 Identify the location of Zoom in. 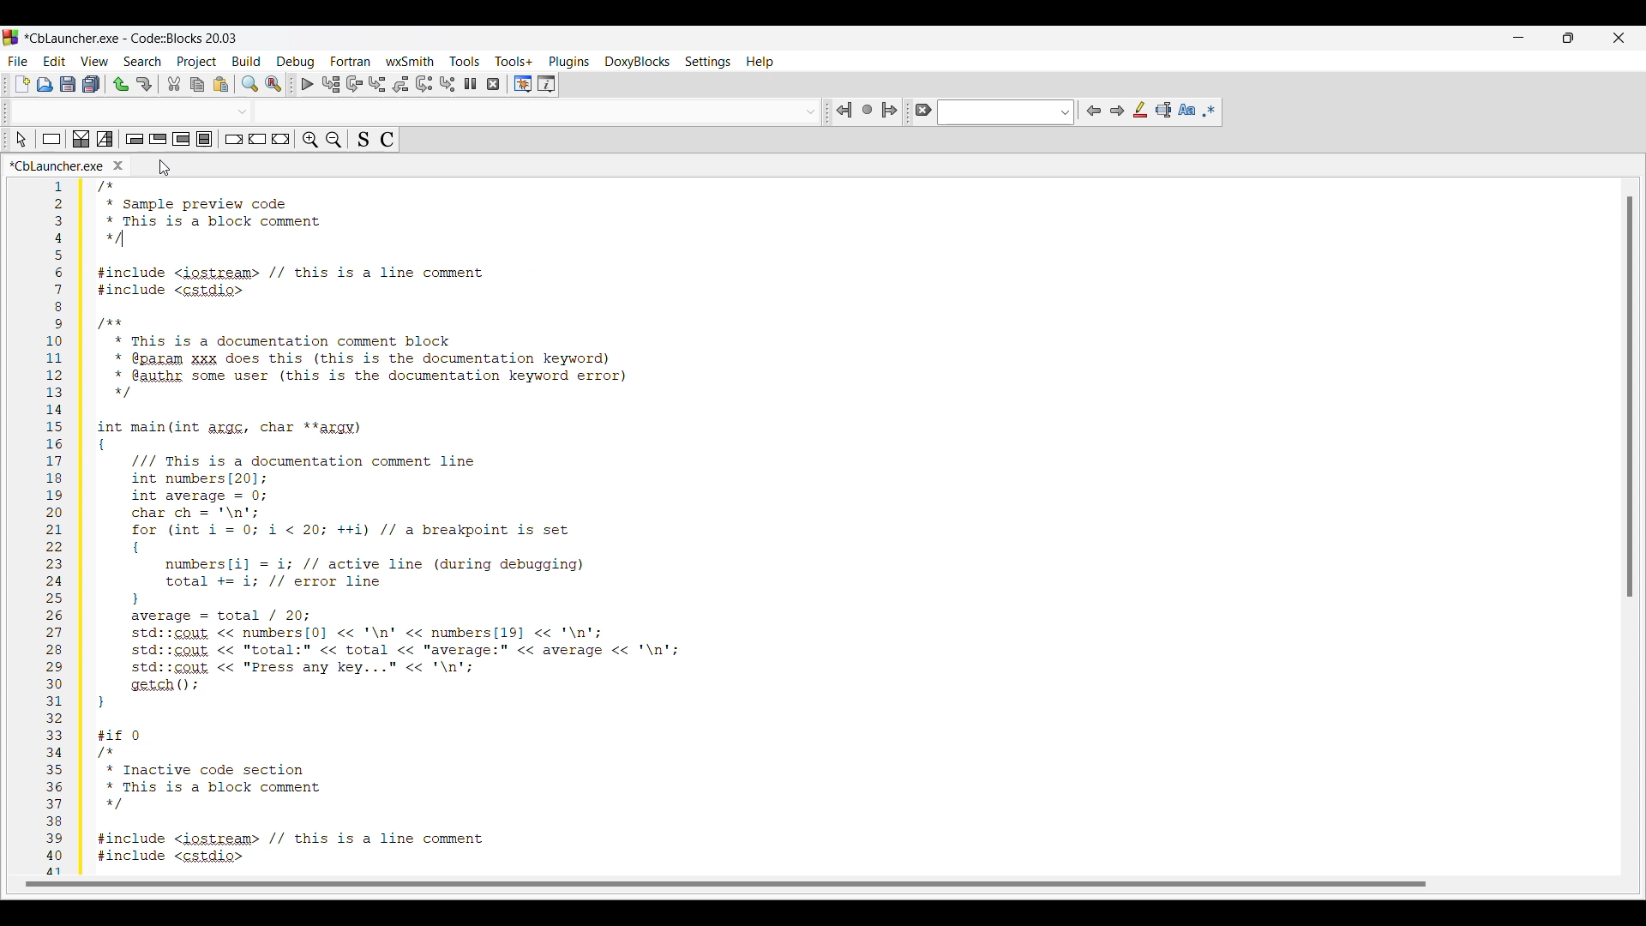
(310, 140).